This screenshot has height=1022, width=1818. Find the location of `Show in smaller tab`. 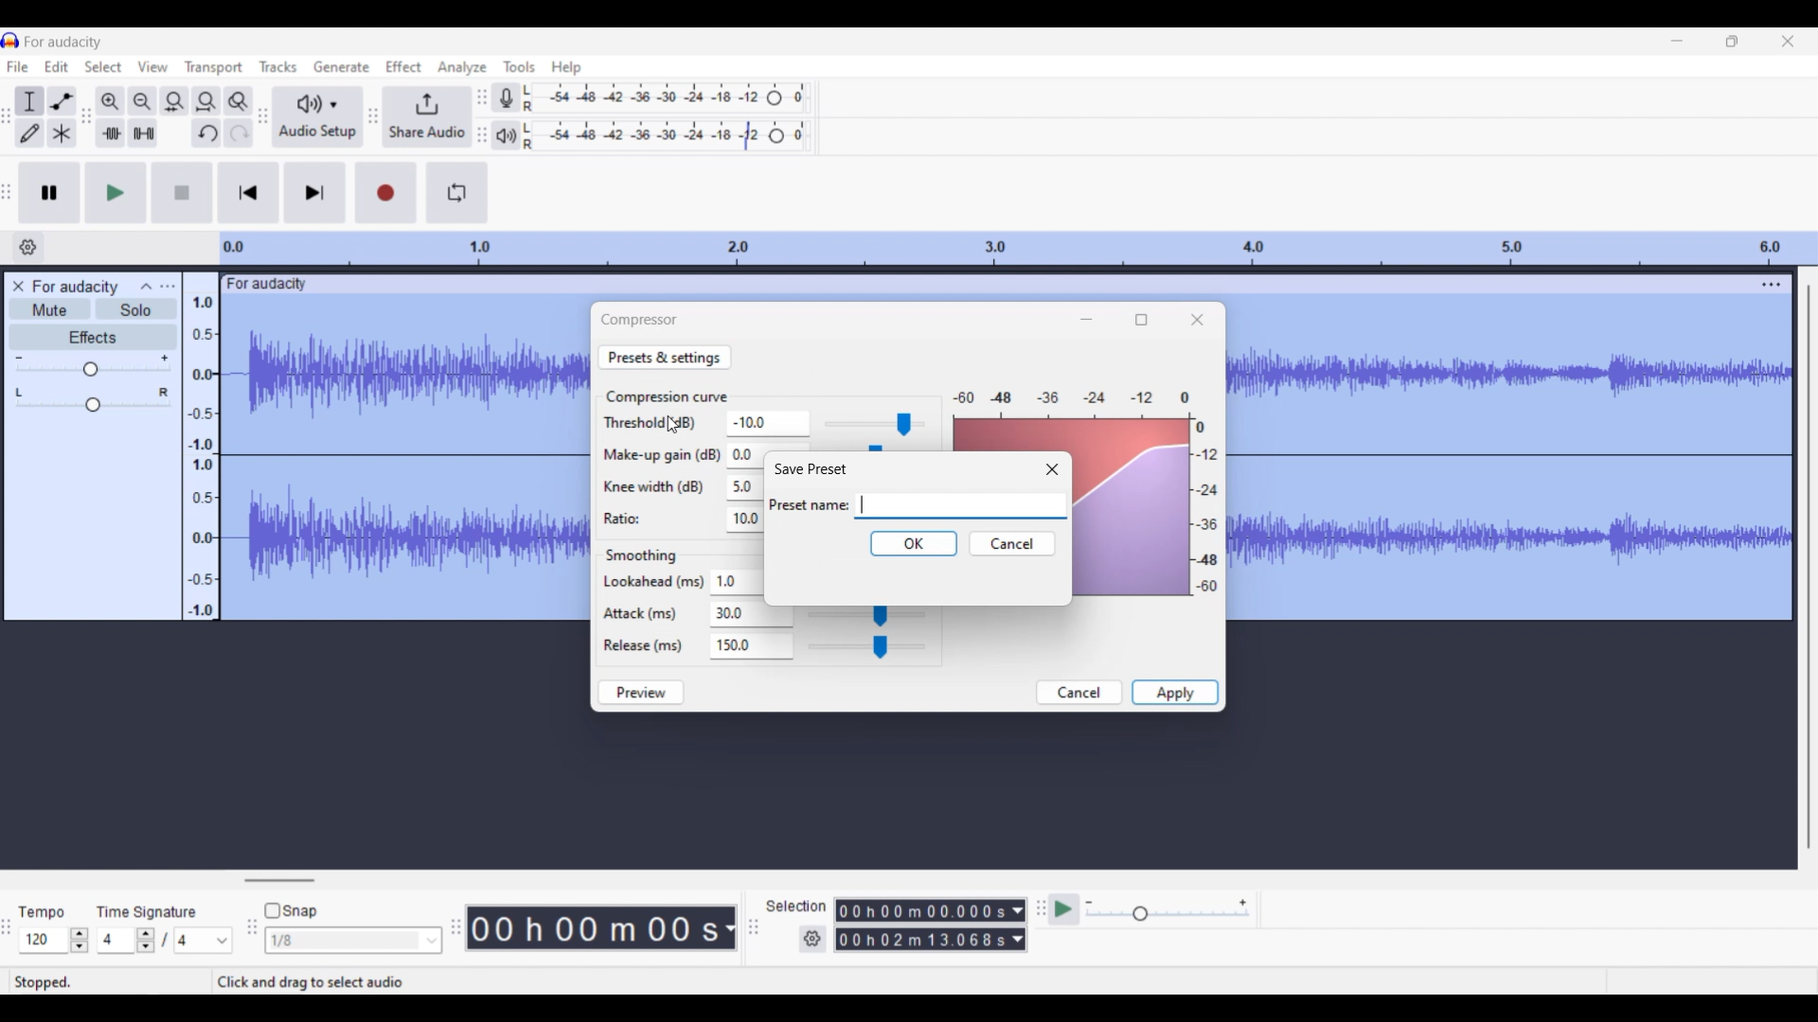

Show in smaller tab is located at coordinates (1733, 42).